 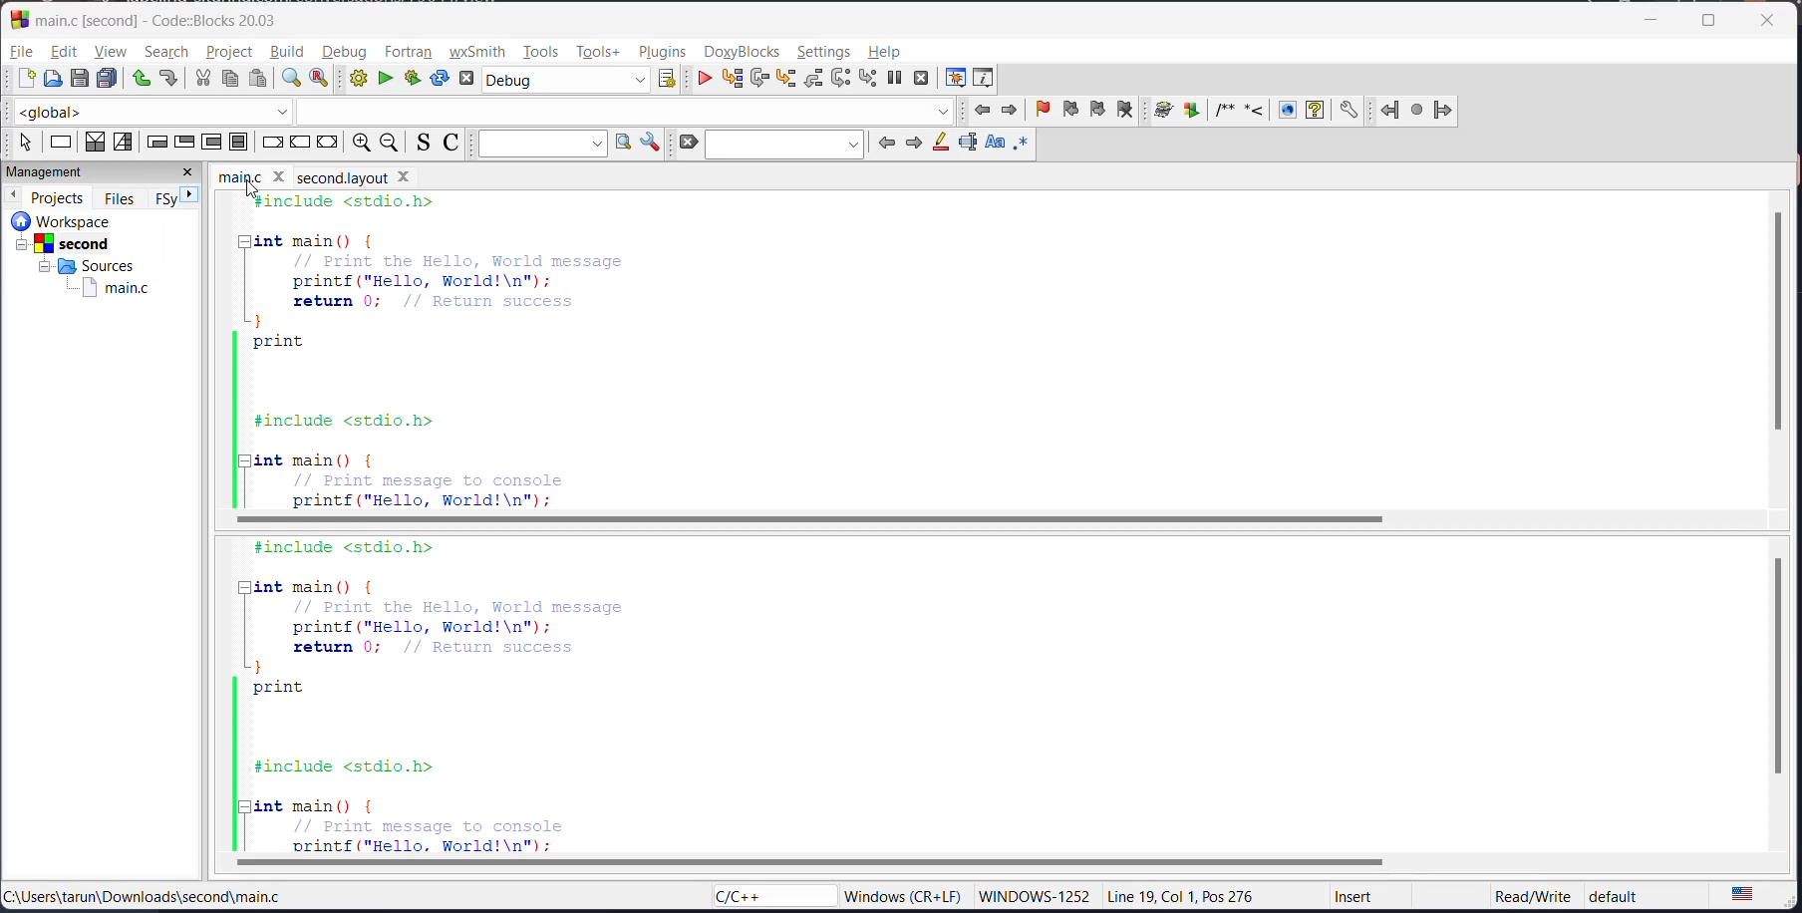 What do you see at coordinates (51, 170) in the screenshot?
I see `management` at bounding box center [51, 170].